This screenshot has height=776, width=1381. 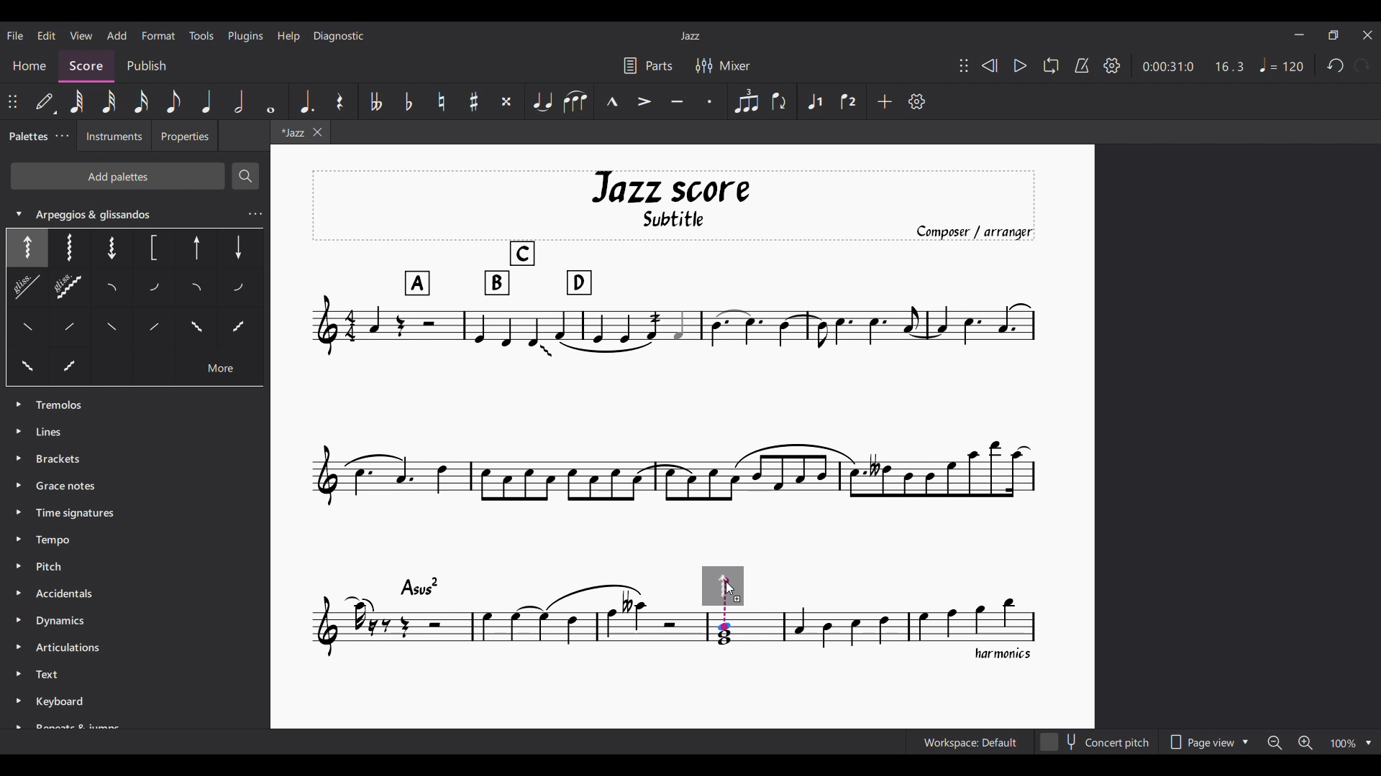 I want to click on Add menu, so click(x=117, y=36).